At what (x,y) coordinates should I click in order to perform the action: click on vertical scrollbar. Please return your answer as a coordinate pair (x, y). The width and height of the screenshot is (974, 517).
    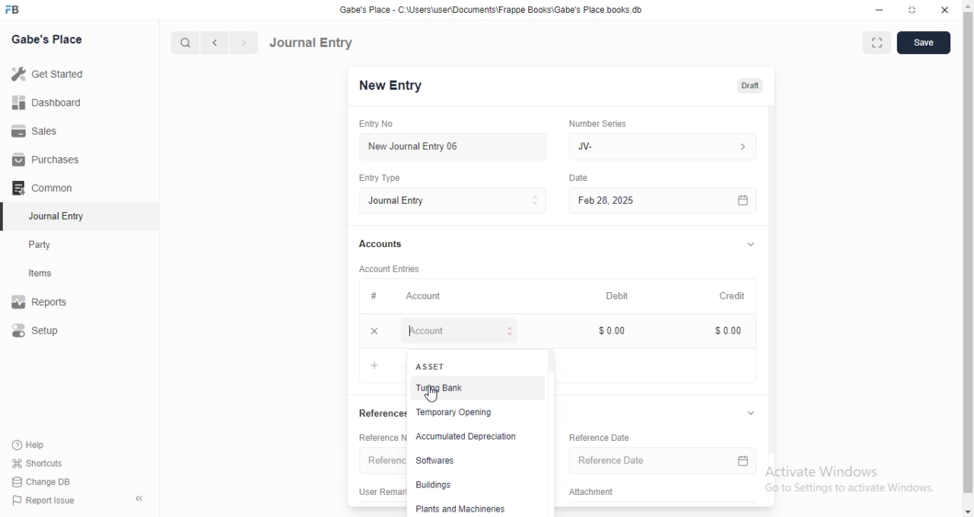
    Looking at the image, I should click on (552, 361).